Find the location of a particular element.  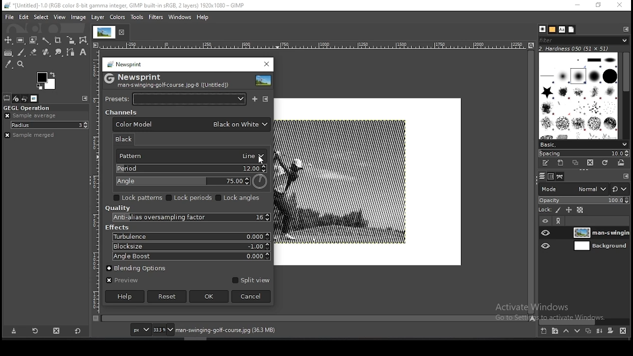

sample merged is located at coordinates (39, 136).